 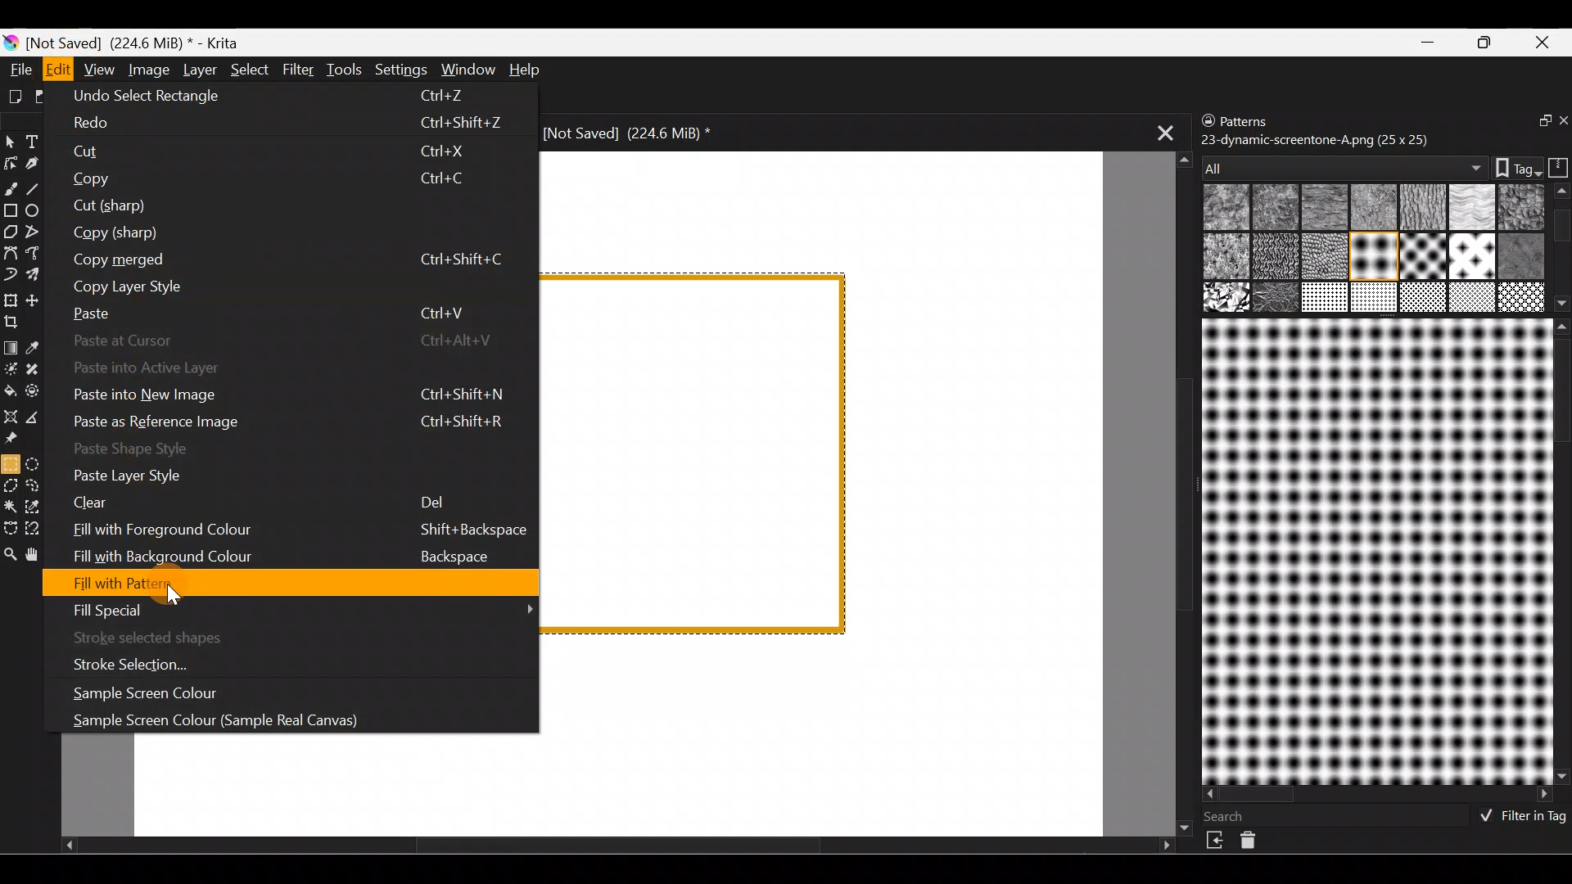 I want to click on Close, so click(x=1547, y=41).